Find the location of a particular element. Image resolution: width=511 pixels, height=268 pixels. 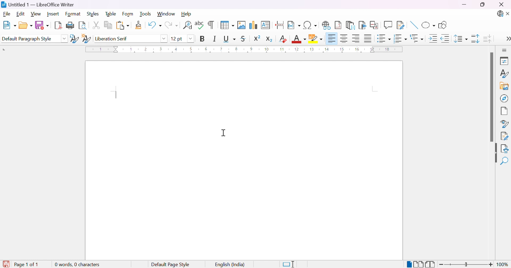

Form is located at coordinates (129, 14).